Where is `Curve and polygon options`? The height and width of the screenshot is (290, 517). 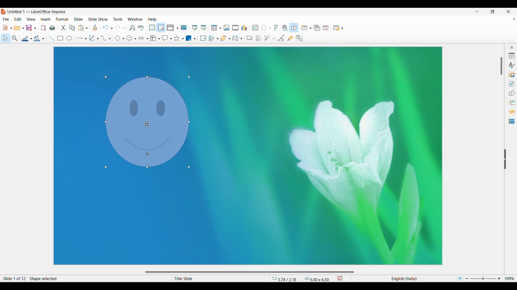 Curve and polygon options is located at coordinates (98, 39).